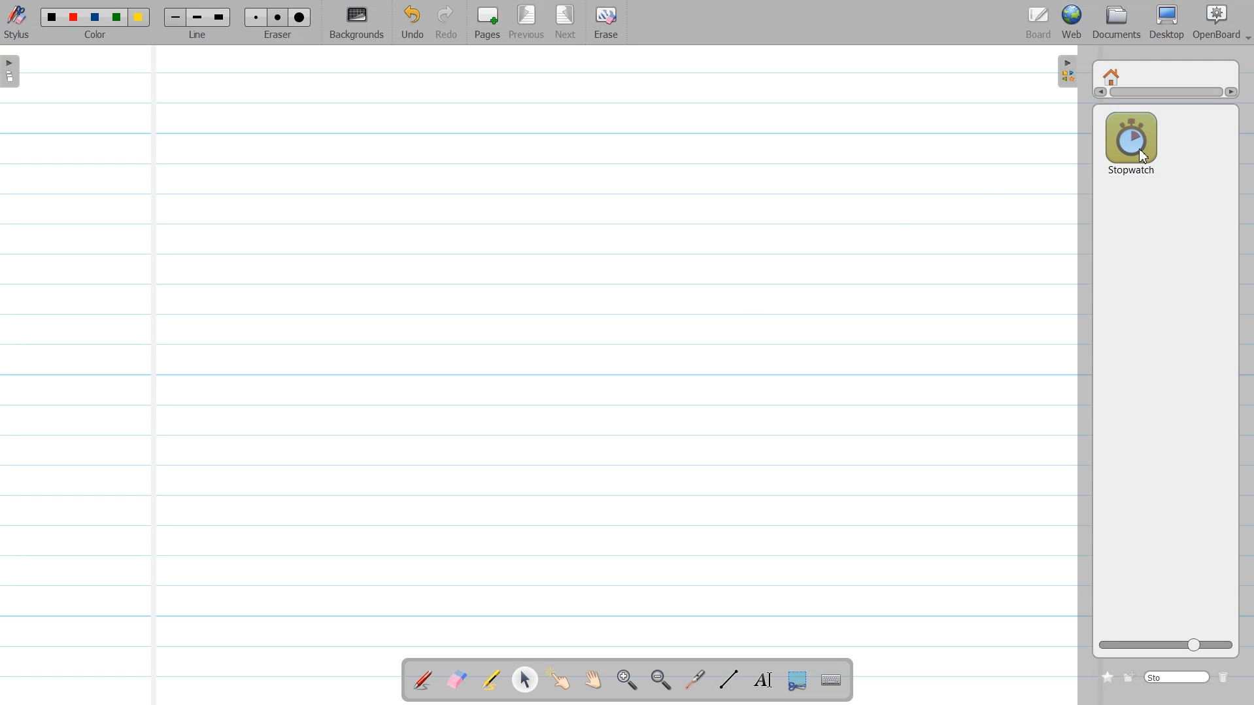 The height and width of the screenshot is (705, 1254). Describe the element at coordinates (1072, 22) in the screenshot. I see `Web` at that location.